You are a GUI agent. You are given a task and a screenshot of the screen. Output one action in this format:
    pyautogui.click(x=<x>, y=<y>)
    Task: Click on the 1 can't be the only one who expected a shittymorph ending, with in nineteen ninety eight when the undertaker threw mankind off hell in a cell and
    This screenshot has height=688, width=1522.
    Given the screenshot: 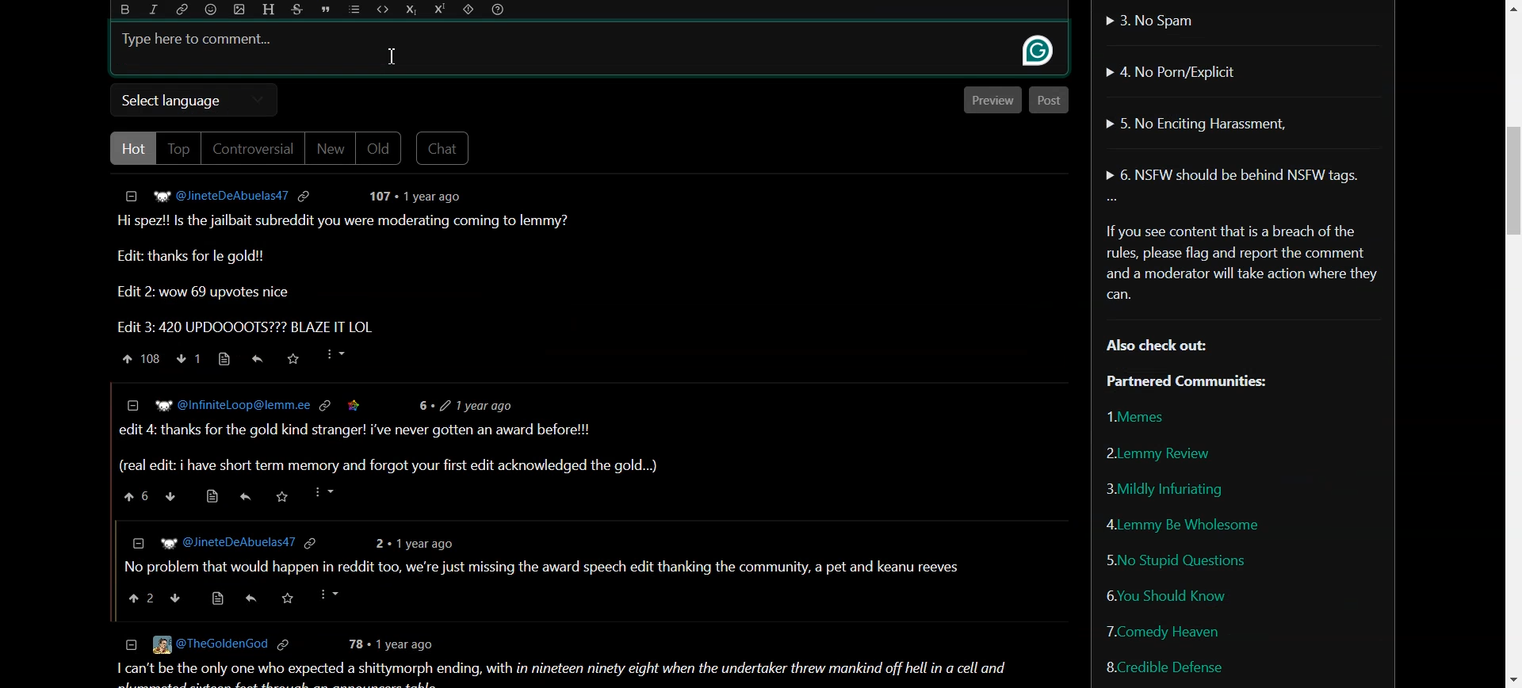 What is the action you would take?
    pyautogui.click(x=556, y=668)
    